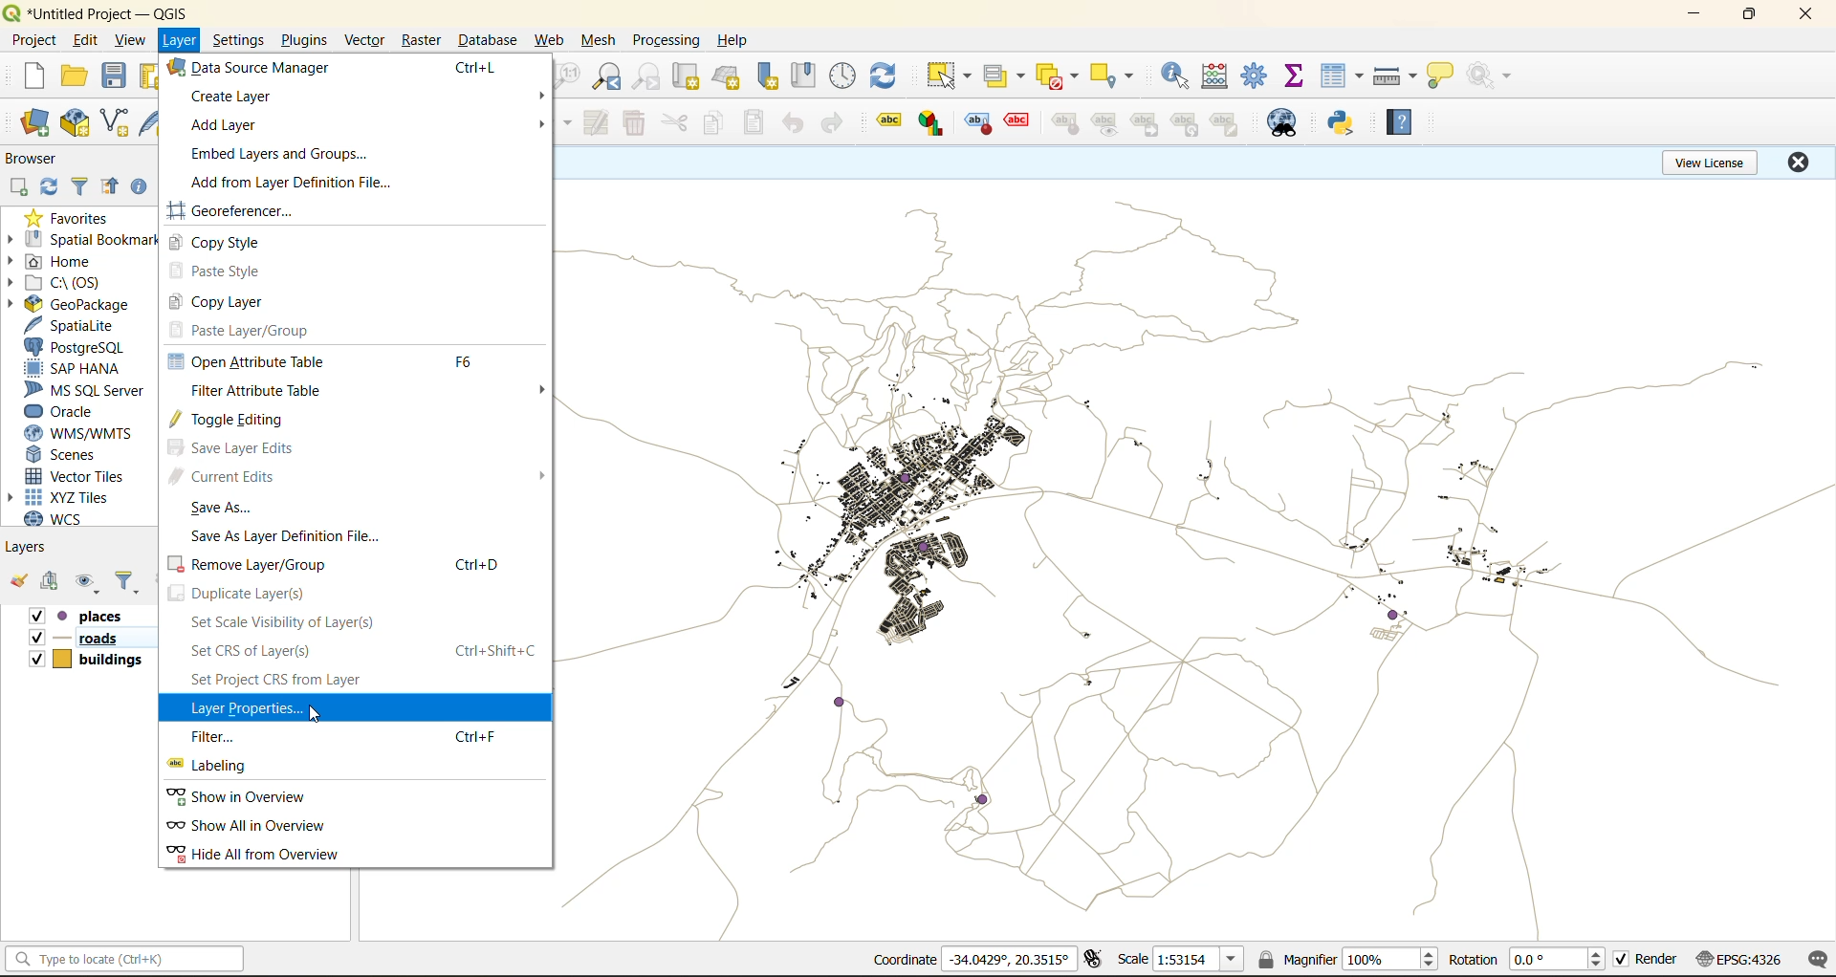 This screenshot has width=1836, height=977. Describe the element at coordinates (288, 682) in the screenshot. I see `set project crs from layer` at that location.